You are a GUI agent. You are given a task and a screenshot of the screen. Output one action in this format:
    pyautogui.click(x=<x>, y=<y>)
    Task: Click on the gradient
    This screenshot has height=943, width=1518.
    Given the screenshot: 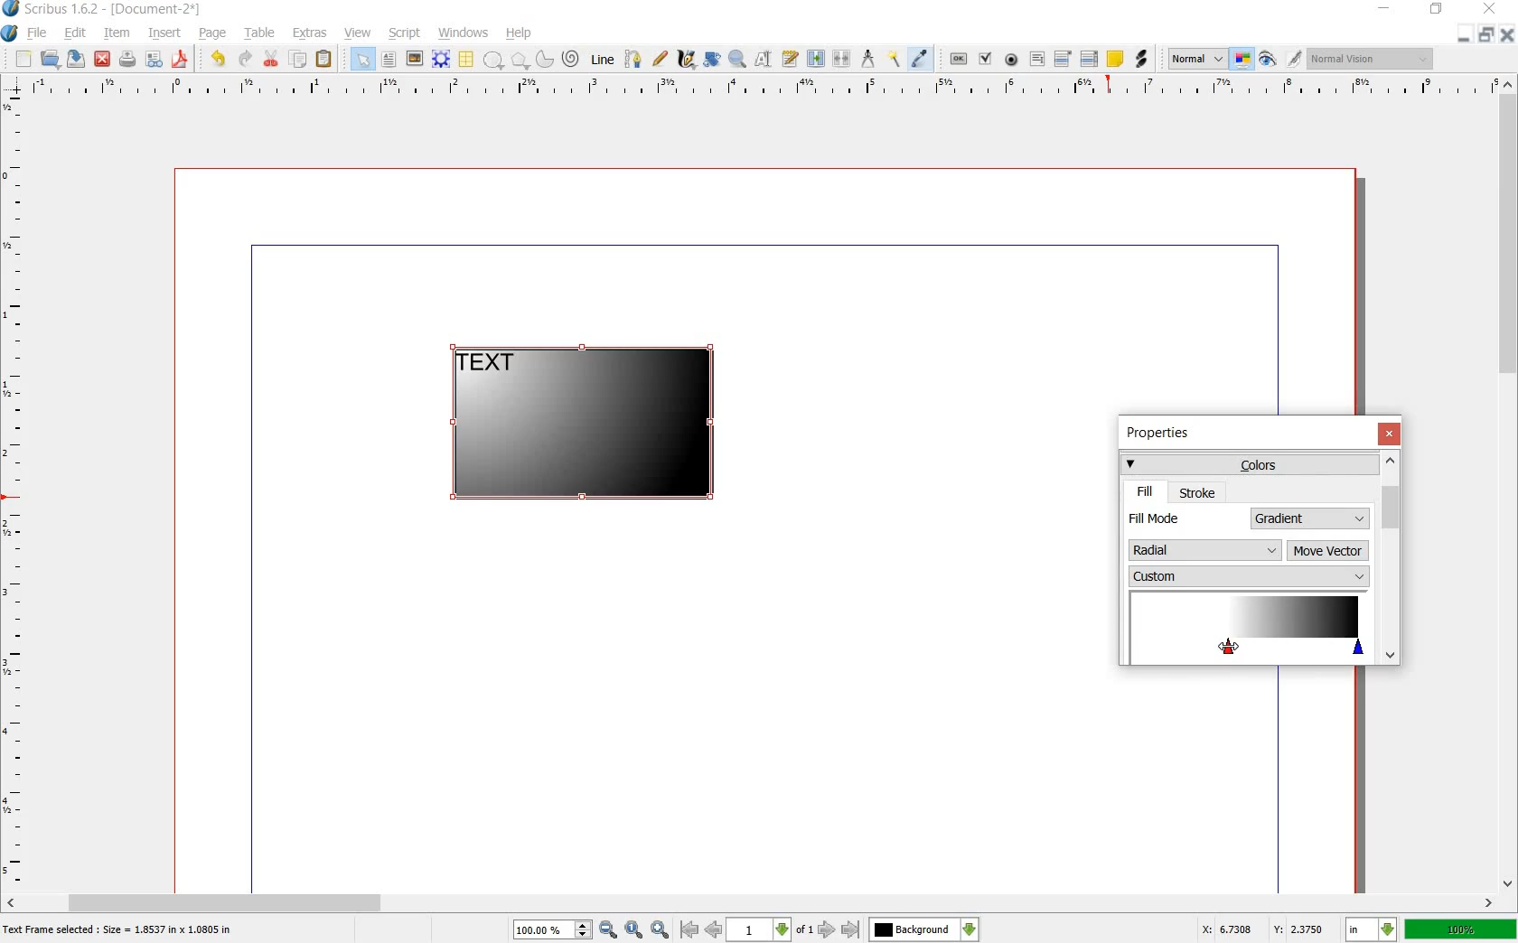 What is the action you would take?
    pyautogui.click(x=1311, y=518)
    